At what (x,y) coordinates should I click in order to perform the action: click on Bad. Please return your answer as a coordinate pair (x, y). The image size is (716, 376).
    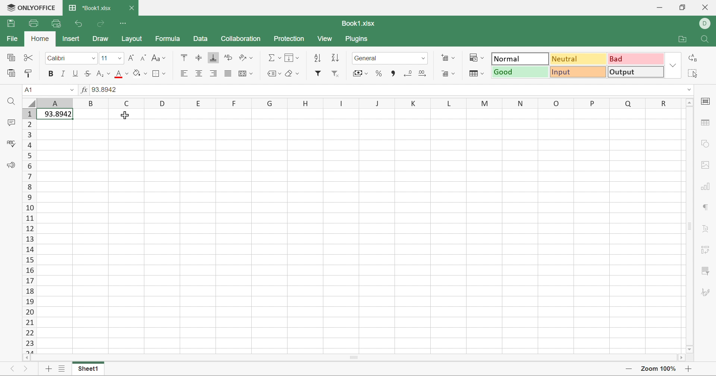
    Looking at the image, I should click on (637, 58).